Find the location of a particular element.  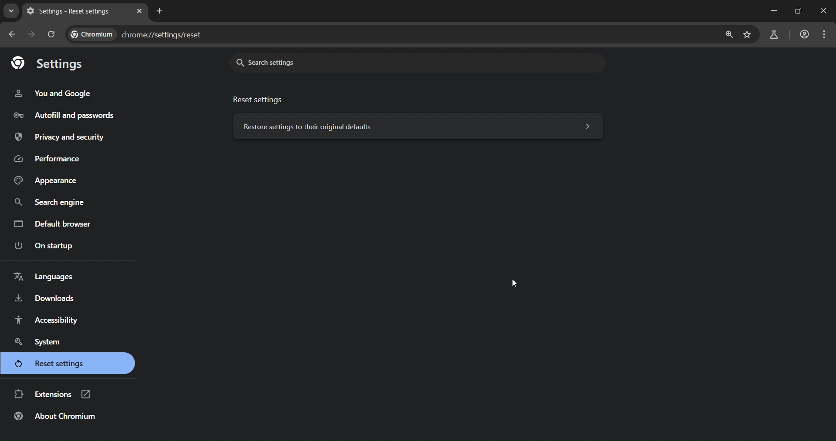

reset settings is located at coordinates (260, 100).